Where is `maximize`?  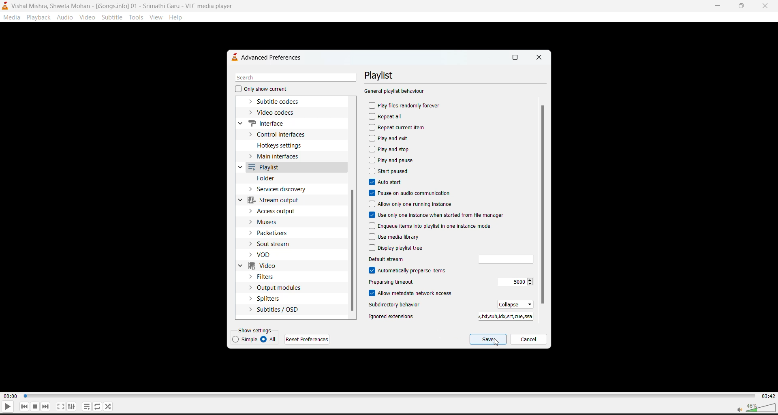
maximize is located at coordinates (514, 57).